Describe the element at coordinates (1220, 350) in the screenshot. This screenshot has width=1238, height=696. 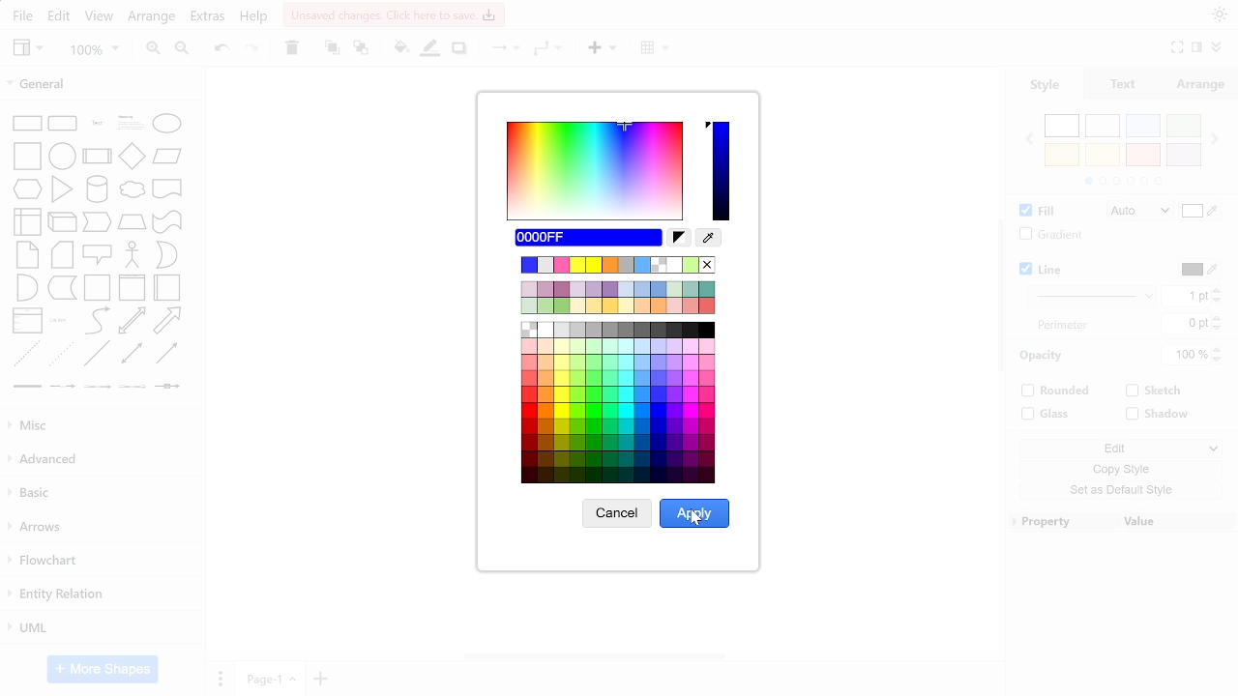
I see `increase opacity` at that location.